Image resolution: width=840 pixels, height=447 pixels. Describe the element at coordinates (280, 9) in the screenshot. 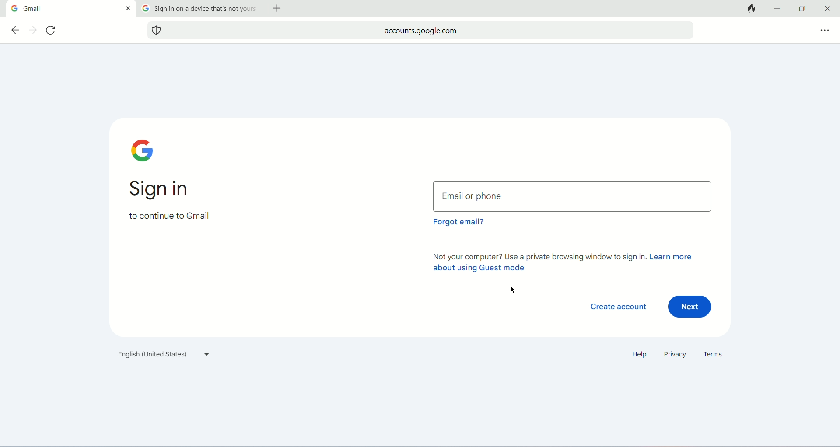

I see `add tab` at that location.